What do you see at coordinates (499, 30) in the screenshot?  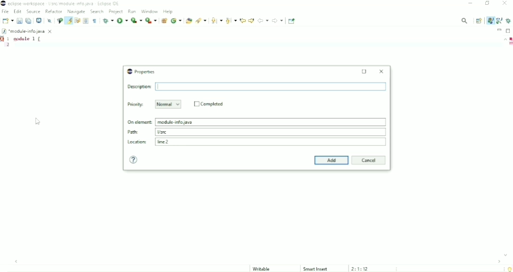 I see `Minimize` at bounding box center [499, 30].